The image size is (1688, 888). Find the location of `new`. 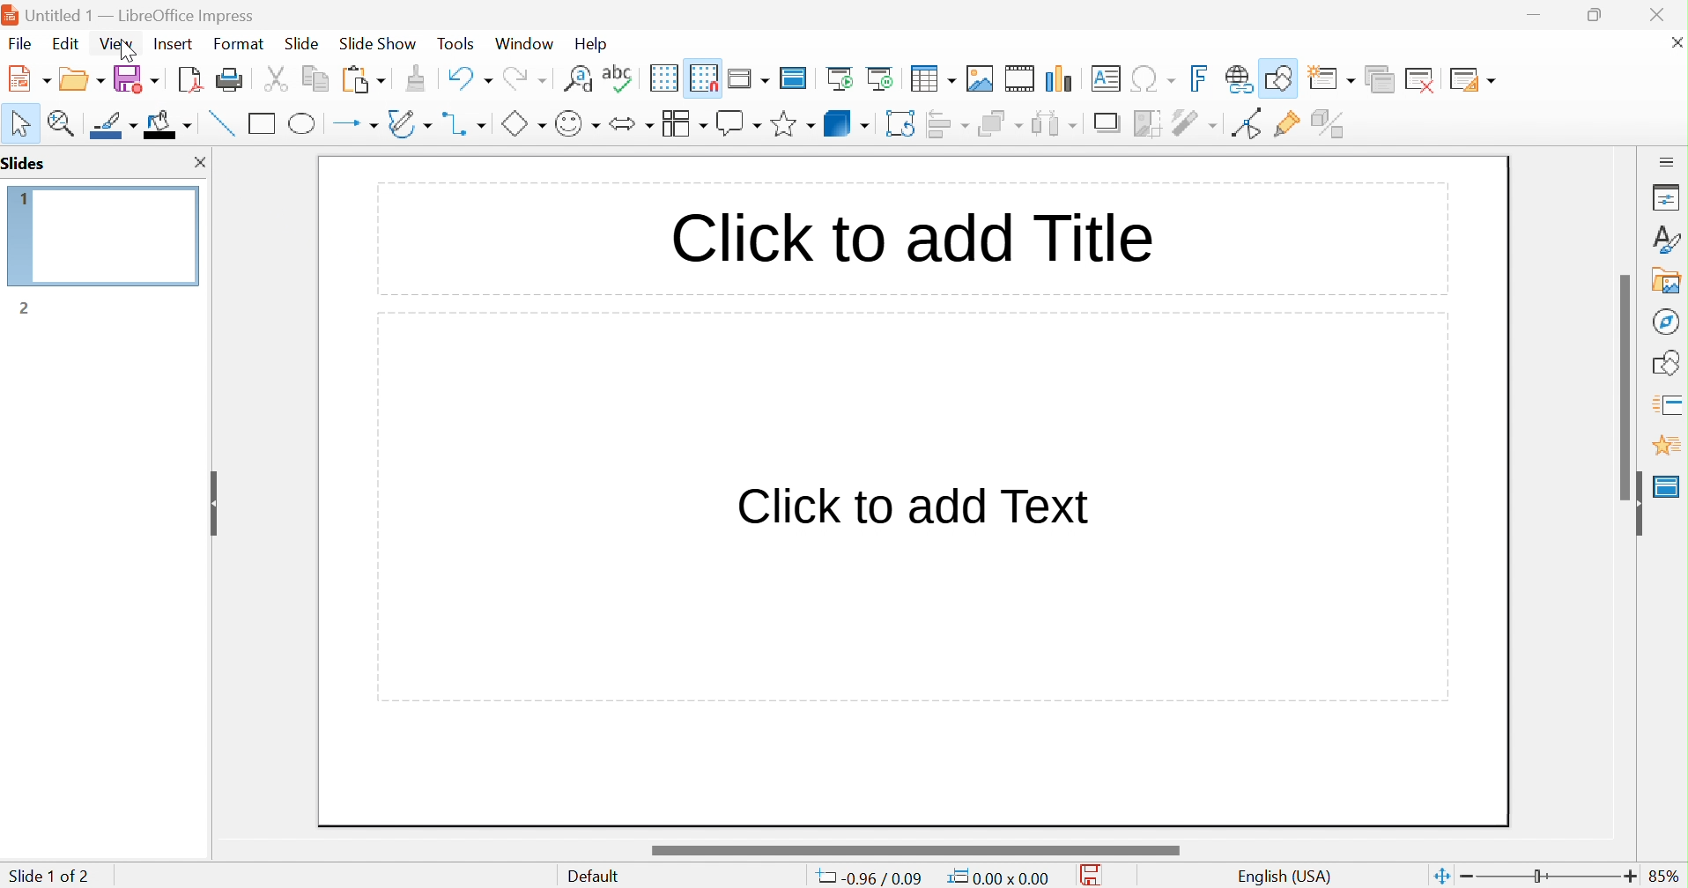

new is located at coordinates (31, 78).